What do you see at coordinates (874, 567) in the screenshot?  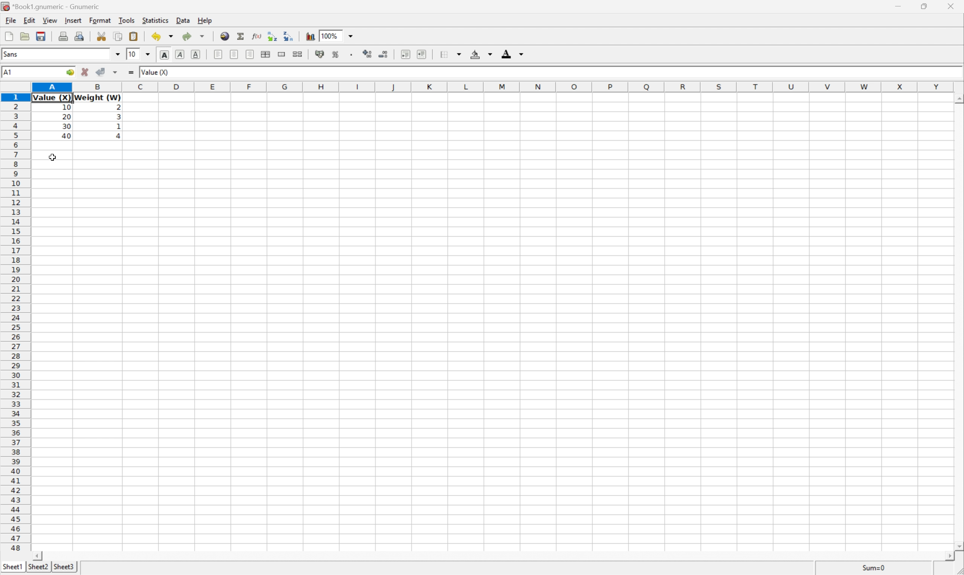 I see `Sum = 0` at bounding box center [874, 567].